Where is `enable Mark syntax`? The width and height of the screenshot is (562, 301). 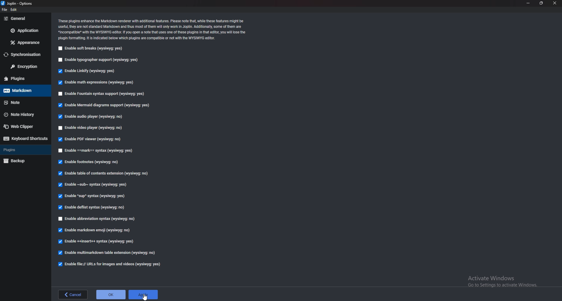 enable Mark syntax is located at coordinates (101, 150).